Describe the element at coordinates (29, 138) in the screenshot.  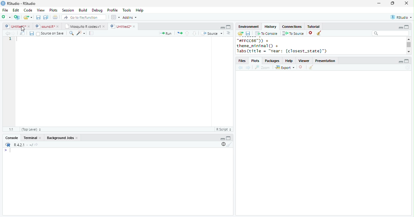
I see `terminal` at that location.